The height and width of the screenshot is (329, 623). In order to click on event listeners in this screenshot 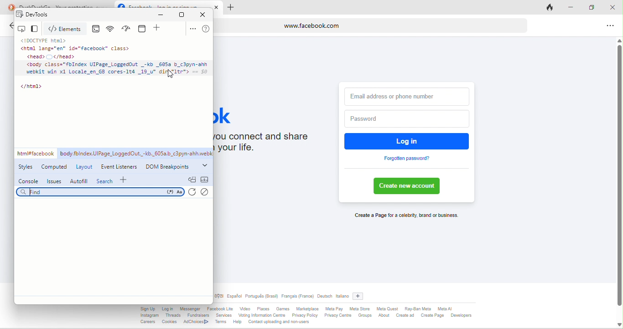, I will do `click(120, 165)`.